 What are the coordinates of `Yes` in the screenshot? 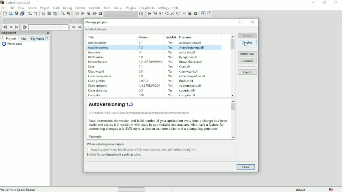 It's located at (172, 77).